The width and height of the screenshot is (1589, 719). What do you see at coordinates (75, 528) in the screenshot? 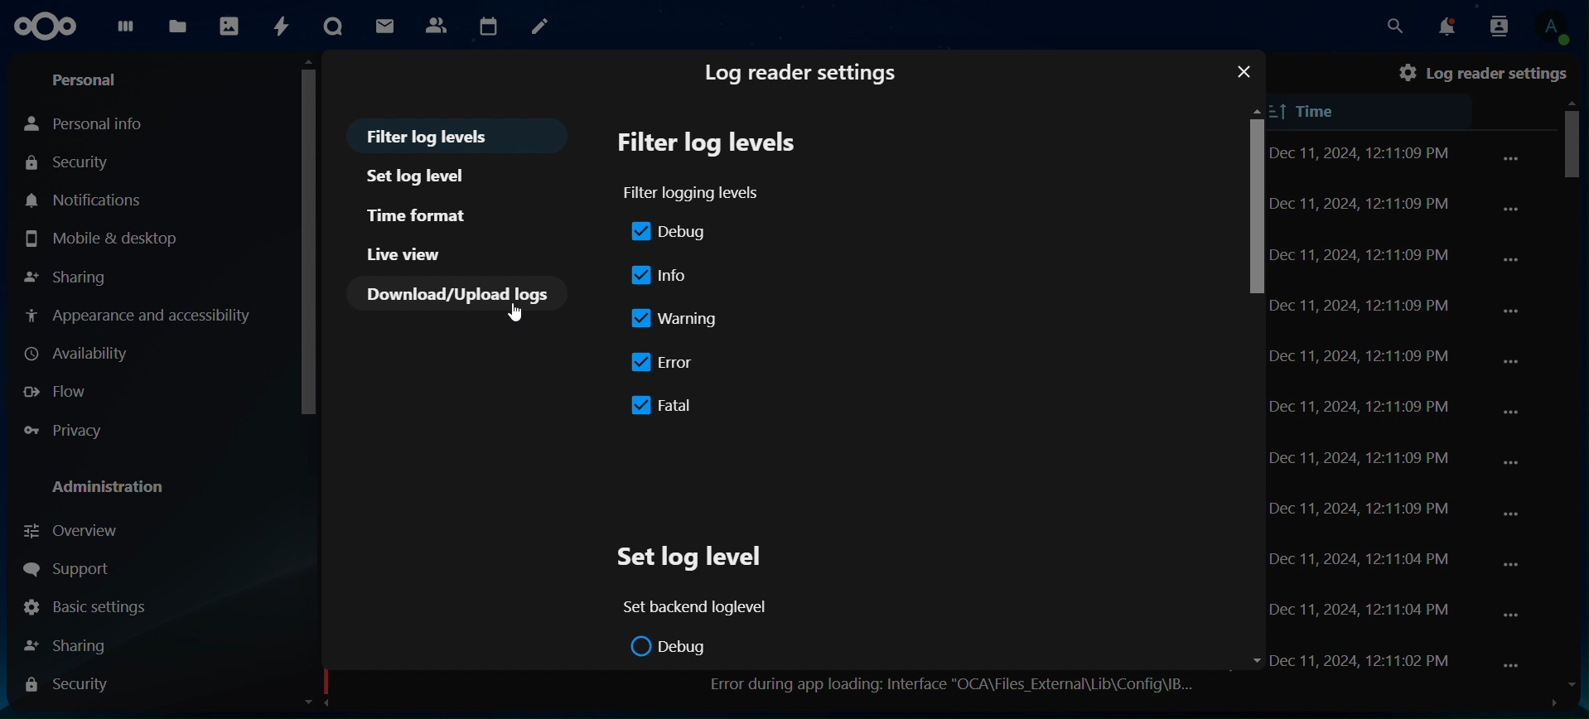
I see `overview` at bounding box center [75, 528].